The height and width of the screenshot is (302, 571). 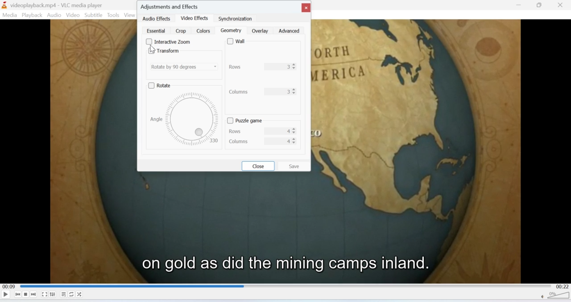 What do you see at coordinates (52, 6) in the screenshot?
I see `videoplayback.mp4-VLC media player` at bounding box center [52, 6].